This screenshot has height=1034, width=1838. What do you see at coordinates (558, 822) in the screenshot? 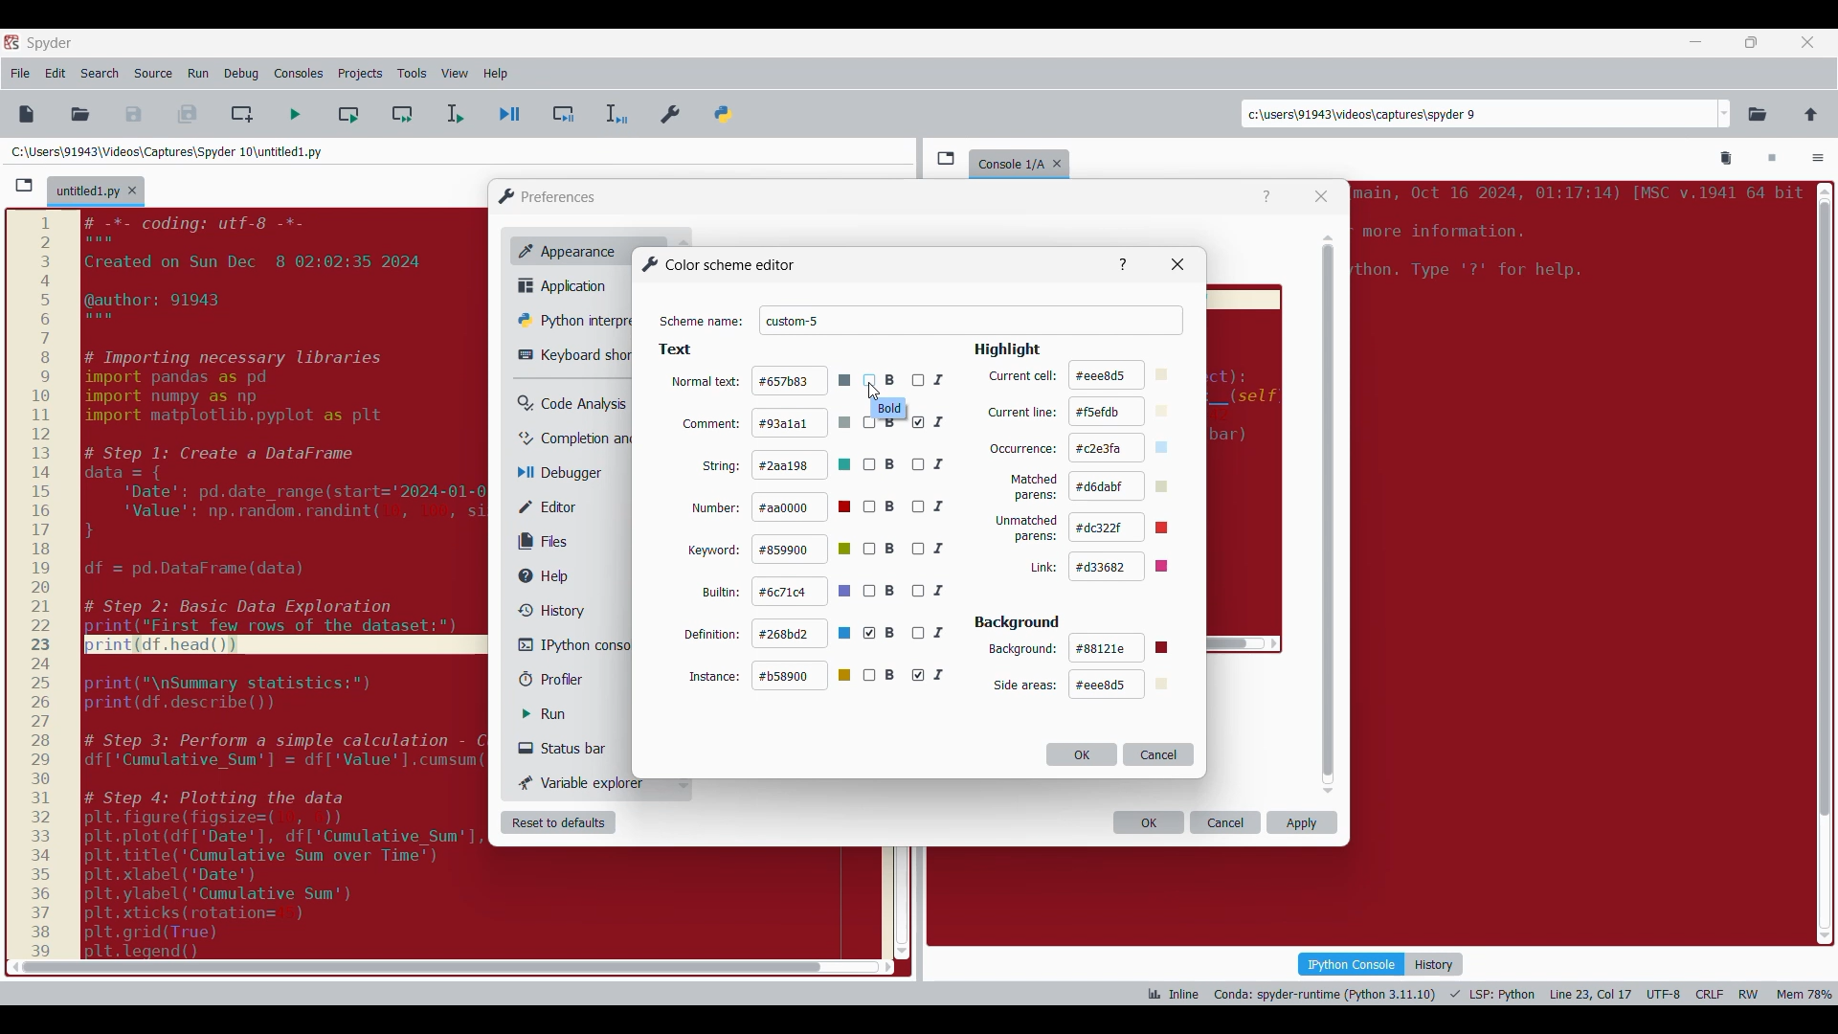
I see `Reset to defaults` at bounding box center [558, 822].